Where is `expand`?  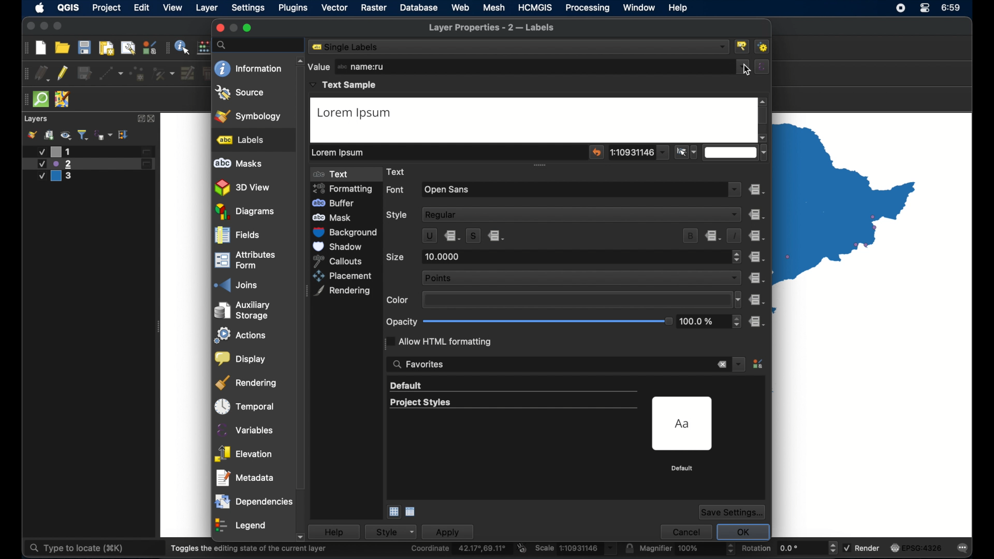
expand is located at coordinates (124, 135).